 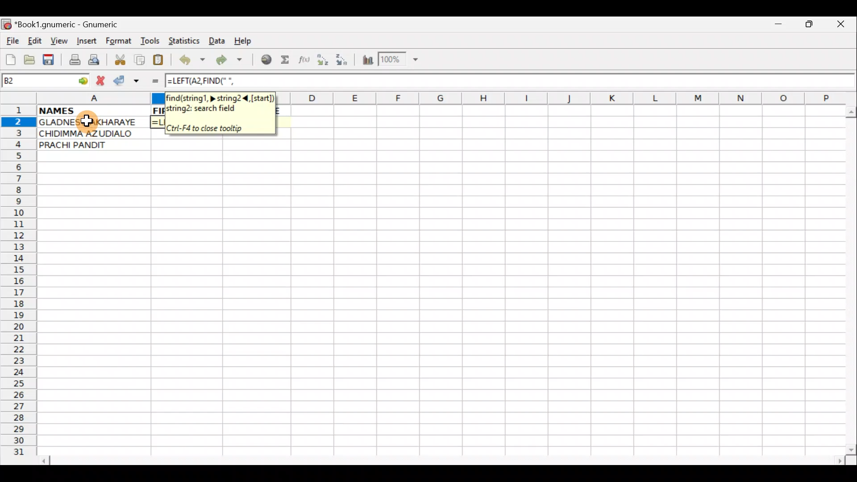 What do you see at coordinates (93, 112) in the screenshot?
I see `NAMES` at bounding box center [93, 112].